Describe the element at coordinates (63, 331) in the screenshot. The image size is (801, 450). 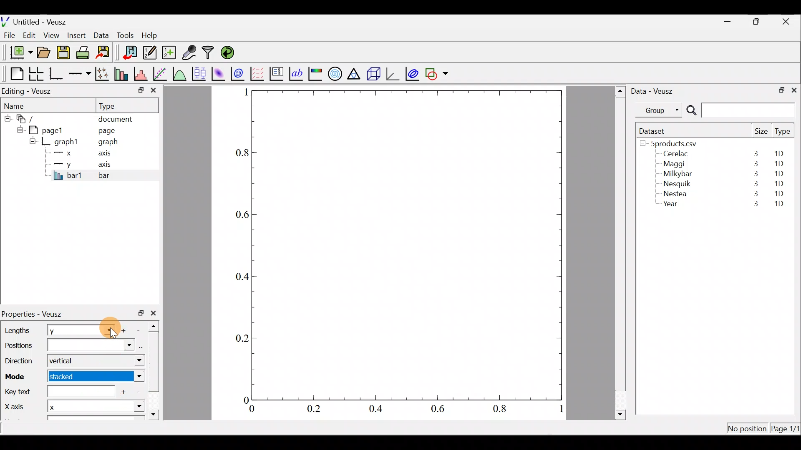
I see `y` at that location.